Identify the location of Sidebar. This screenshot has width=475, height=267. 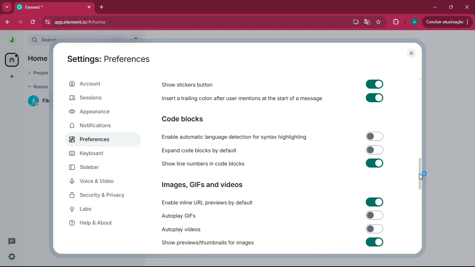
(88, 167).